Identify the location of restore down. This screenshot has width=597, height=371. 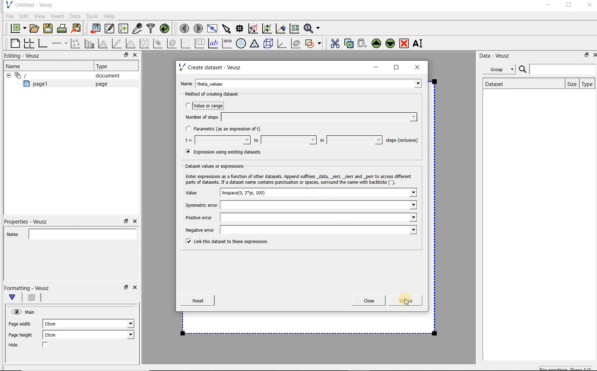
(124, 56).